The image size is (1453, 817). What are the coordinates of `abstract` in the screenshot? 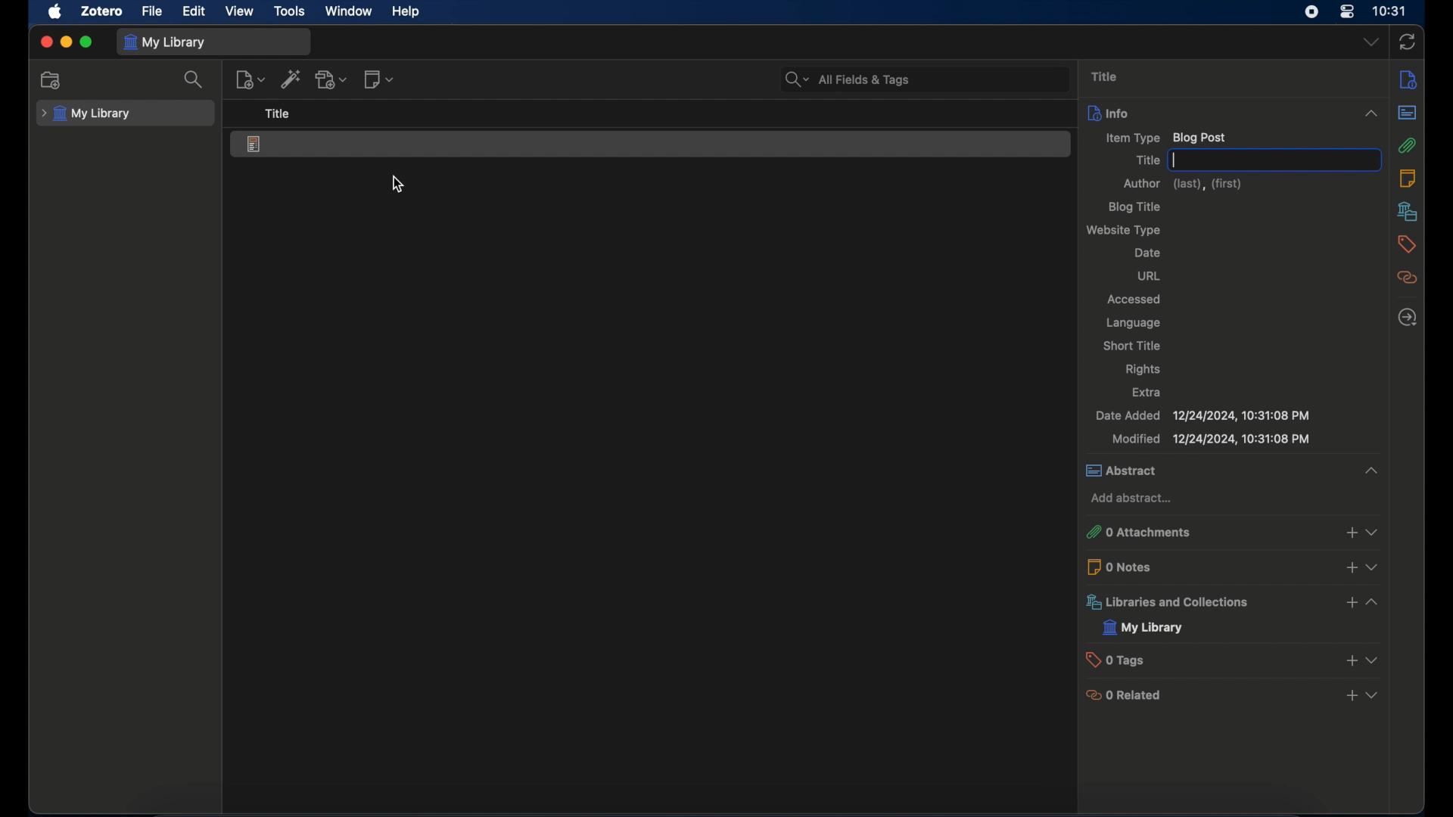 It's located at (1408, 113).